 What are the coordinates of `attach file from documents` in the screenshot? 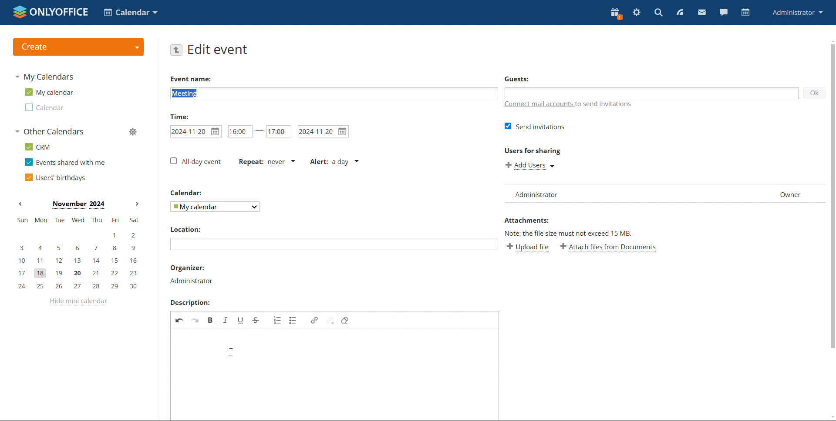 It's located at (609, 247).